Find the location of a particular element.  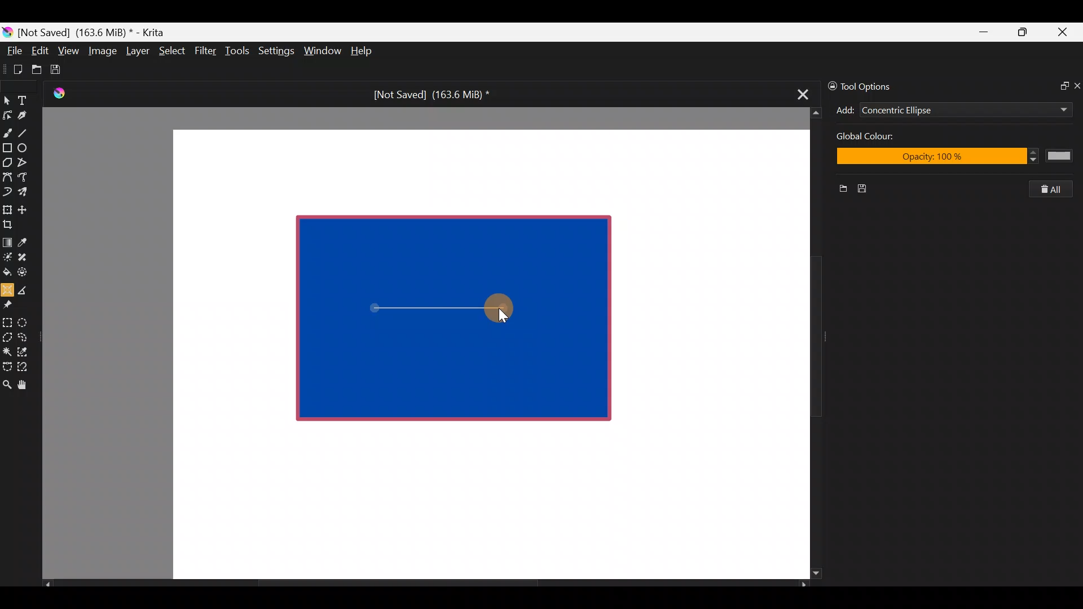

[Not Saved] (163.6 MiB) * is located at coordinates (427, 95).